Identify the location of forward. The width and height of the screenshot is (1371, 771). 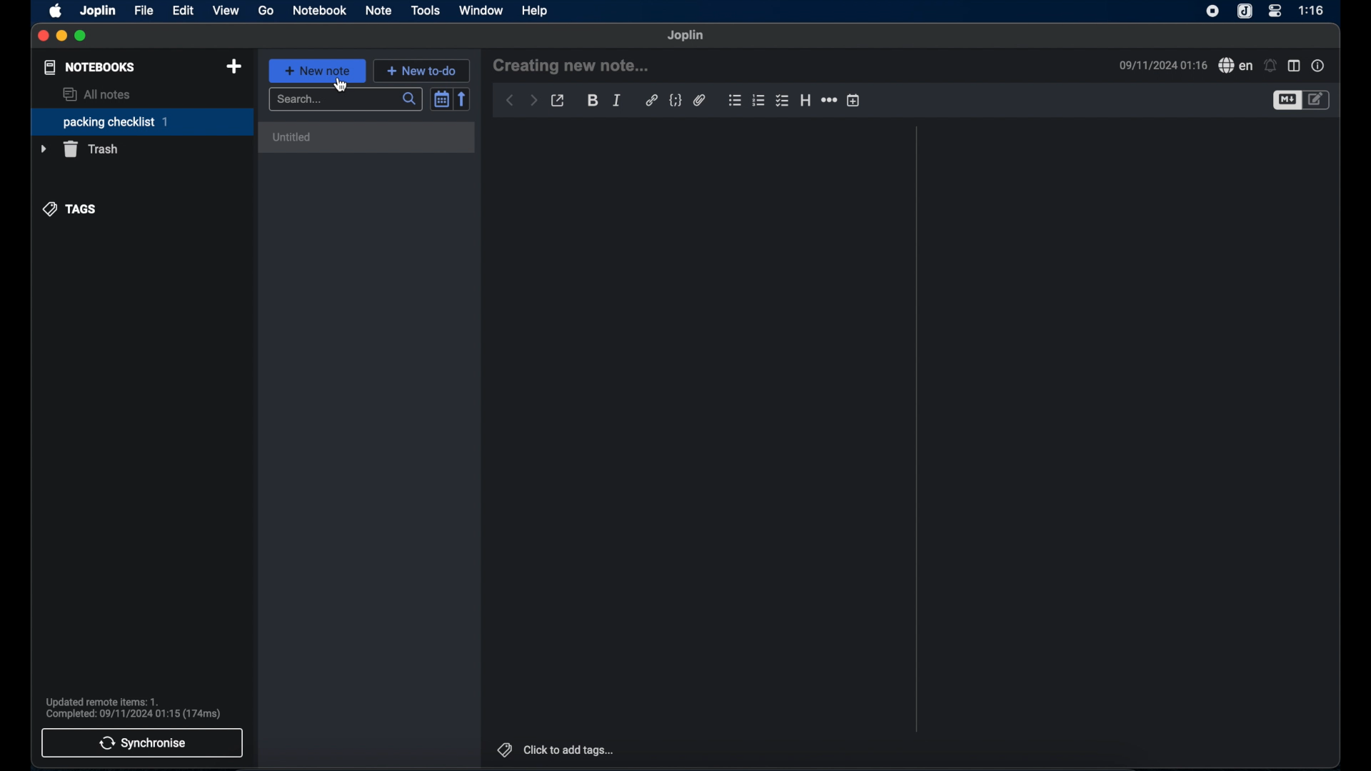
(533, 100).